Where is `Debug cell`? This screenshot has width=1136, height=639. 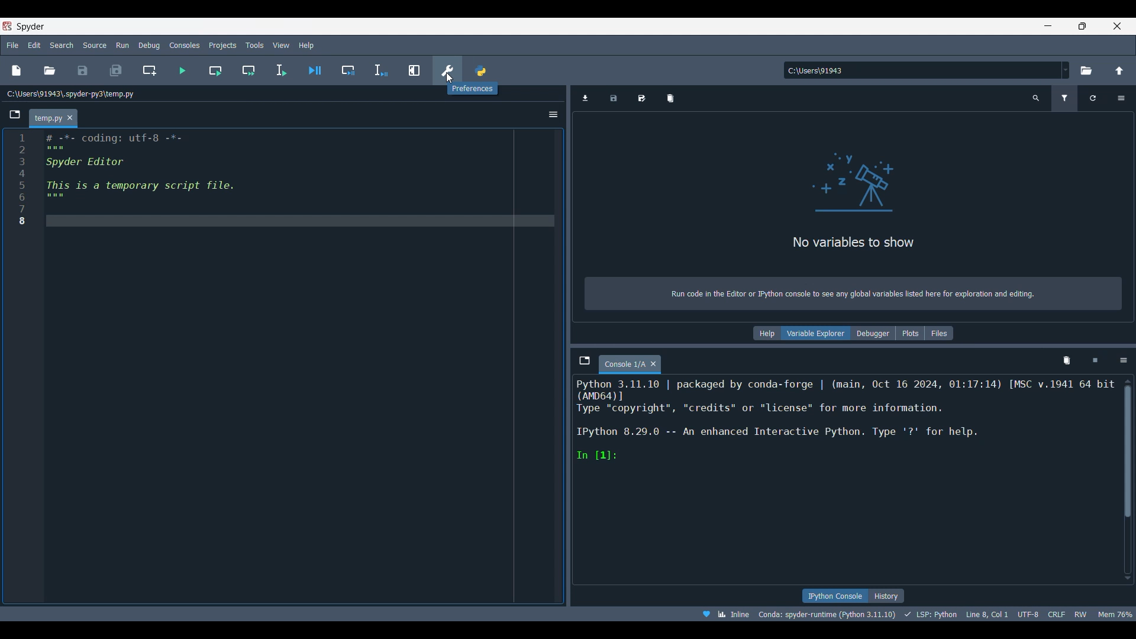
Debug cell is located at coordinates (348, 70).